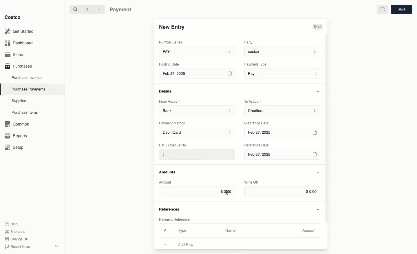 This screenshot has width=417, height=254. I want to click on From Account, so click(170, 101).